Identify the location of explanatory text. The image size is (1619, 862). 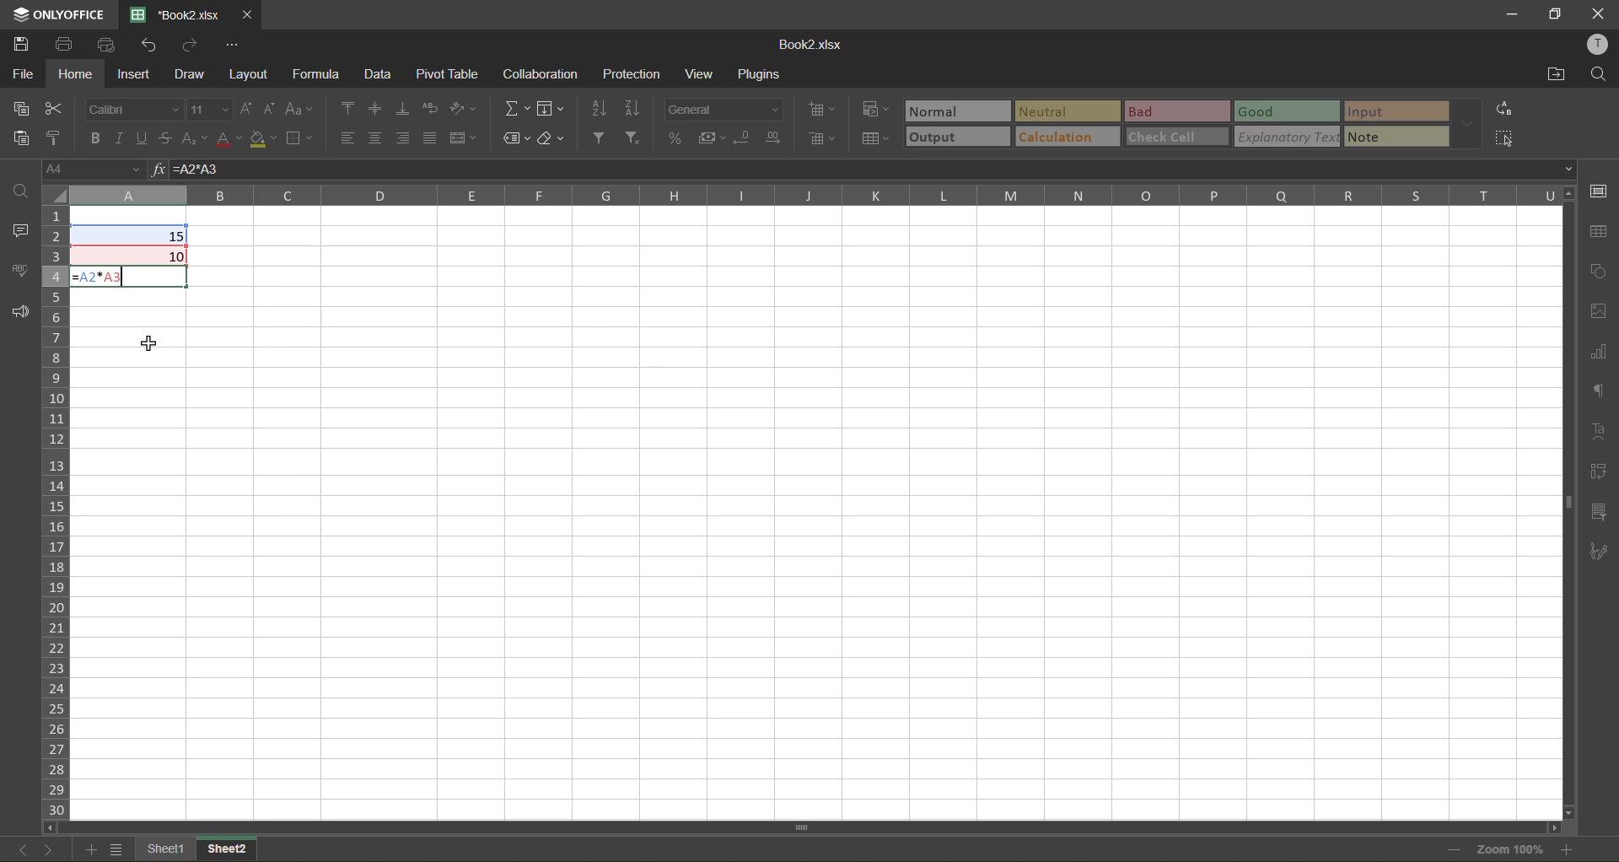
(1287, 136).